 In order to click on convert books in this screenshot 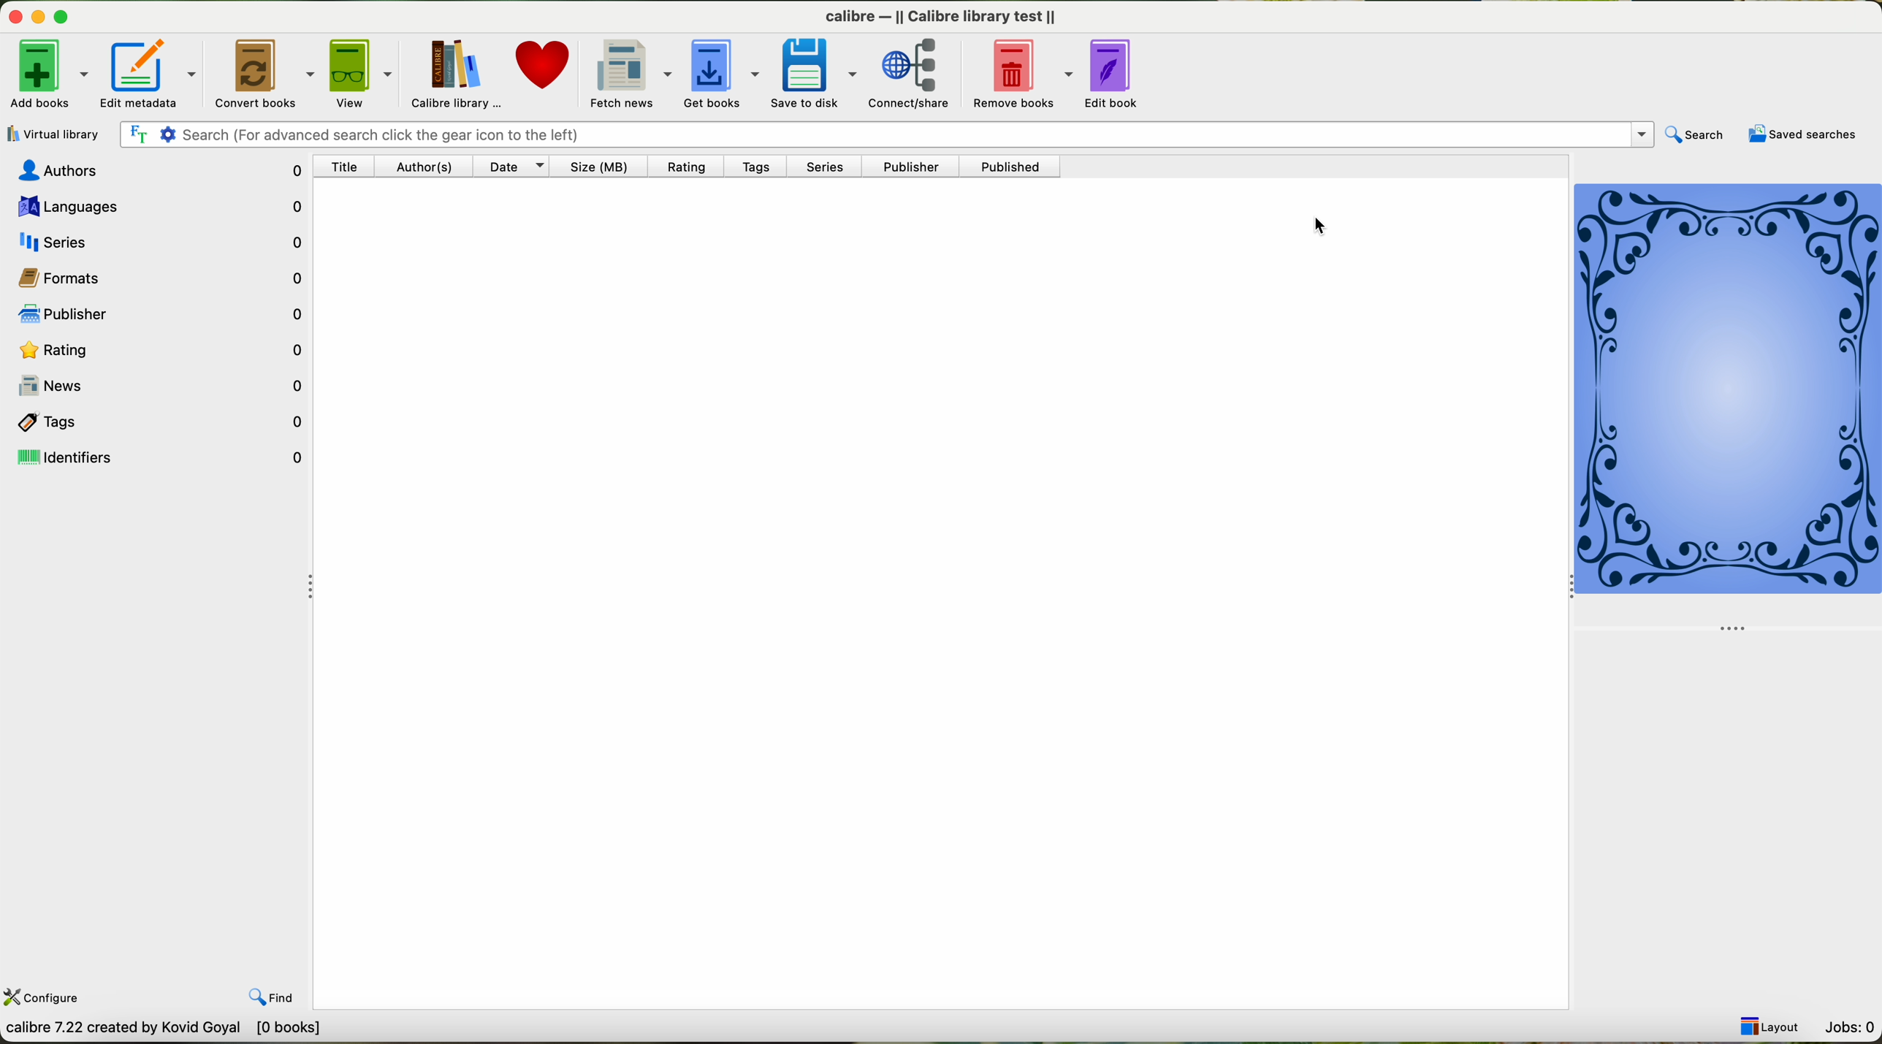, I will do `click(266, 73)`.